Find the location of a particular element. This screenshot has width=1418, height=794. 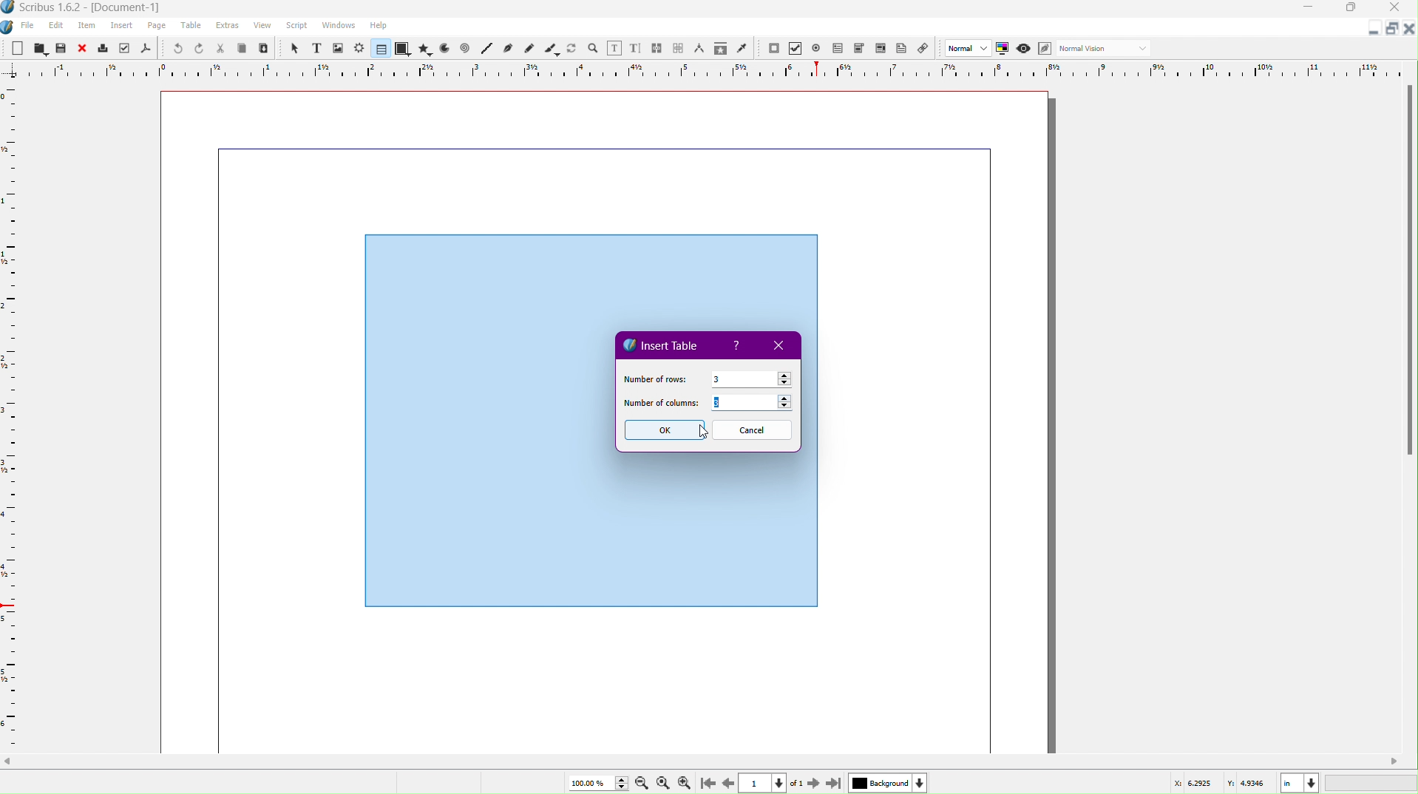

Bezier Curve is located at coordinates (508, 49).